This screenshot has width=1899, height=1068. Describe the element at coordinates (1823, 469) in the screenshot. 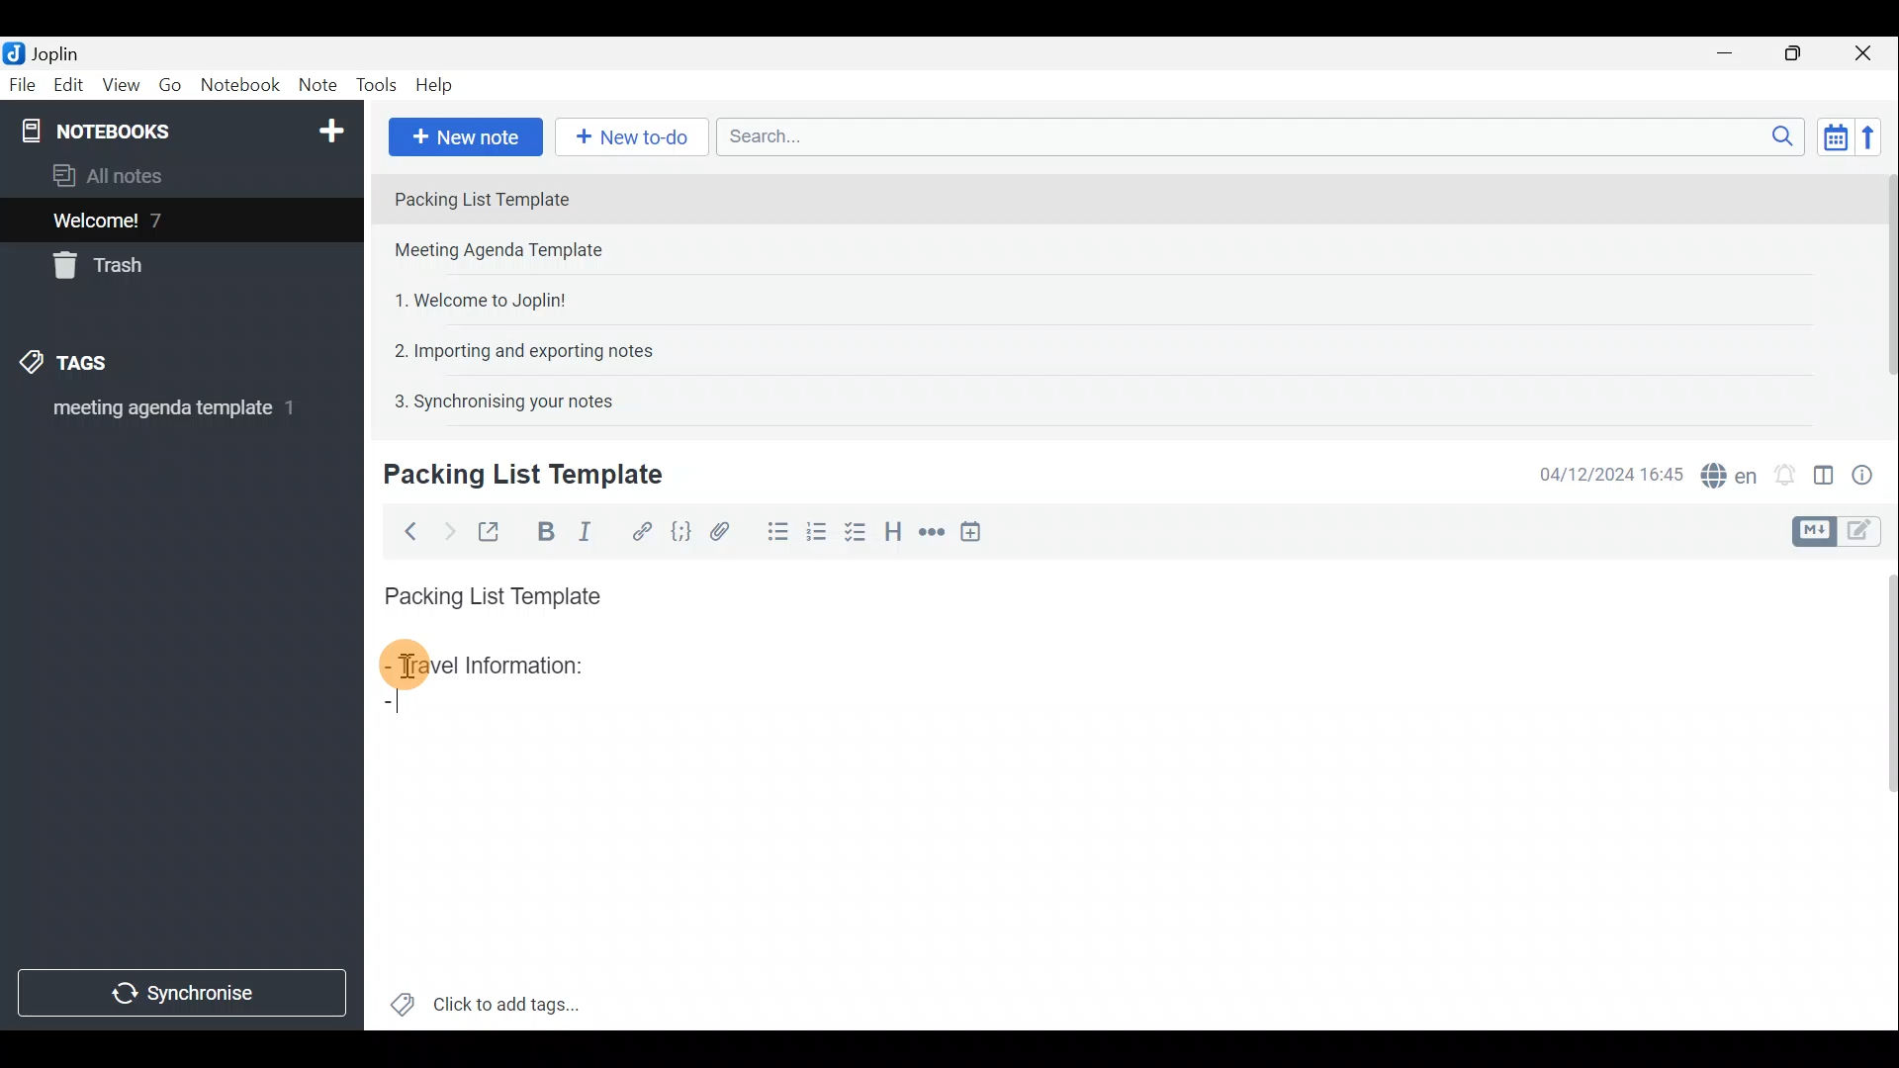

I see `Toggle editor layout` at that location.